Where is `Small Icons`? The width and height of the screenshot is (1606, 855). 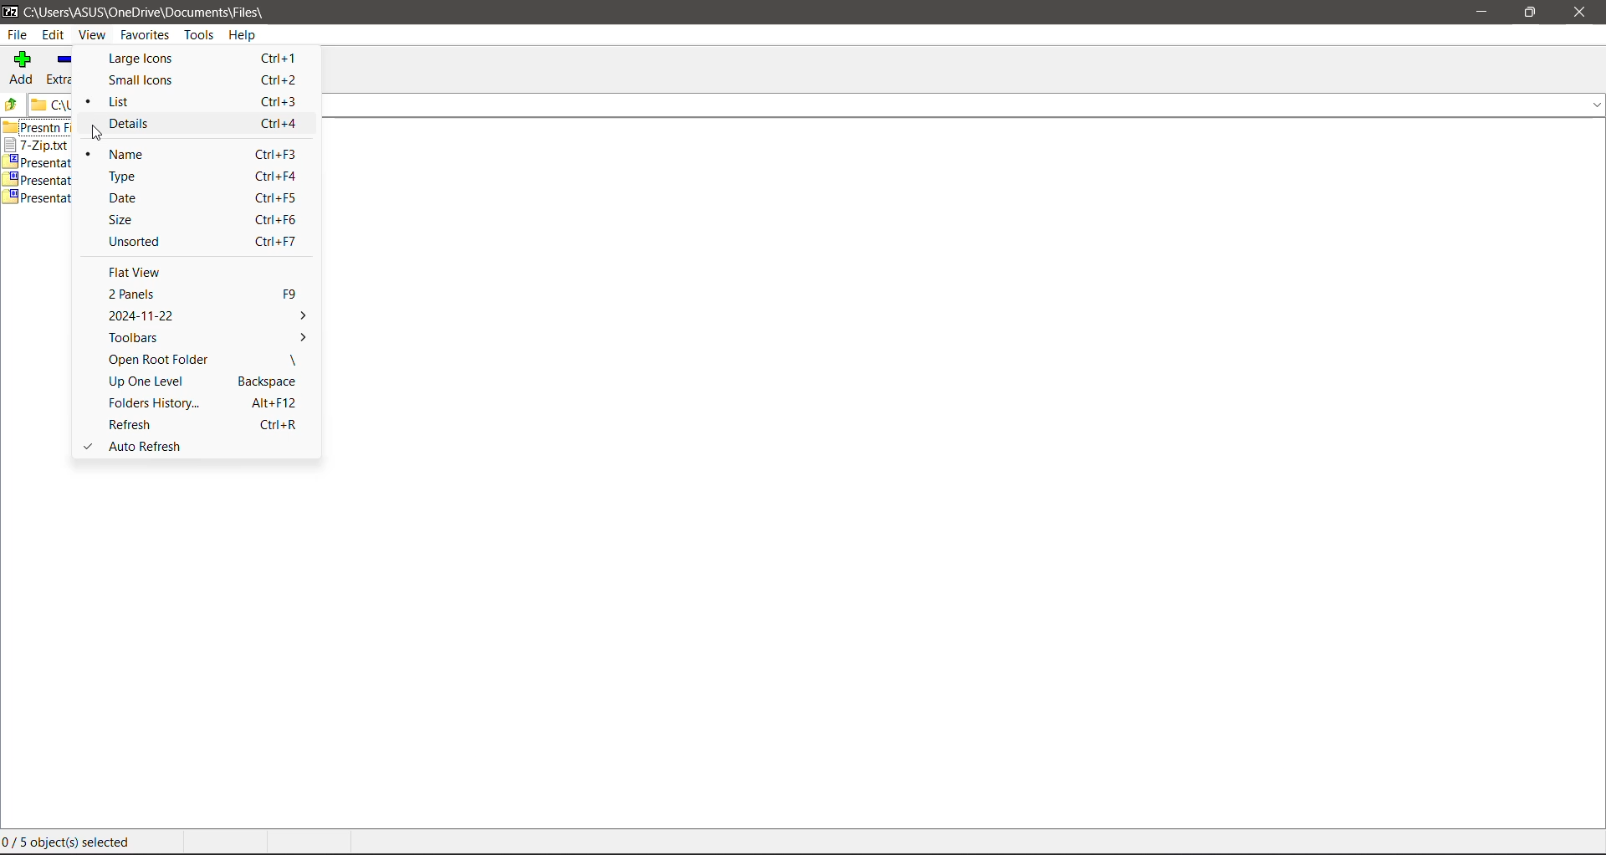 Small Icons is located at coordinates (199, 79).